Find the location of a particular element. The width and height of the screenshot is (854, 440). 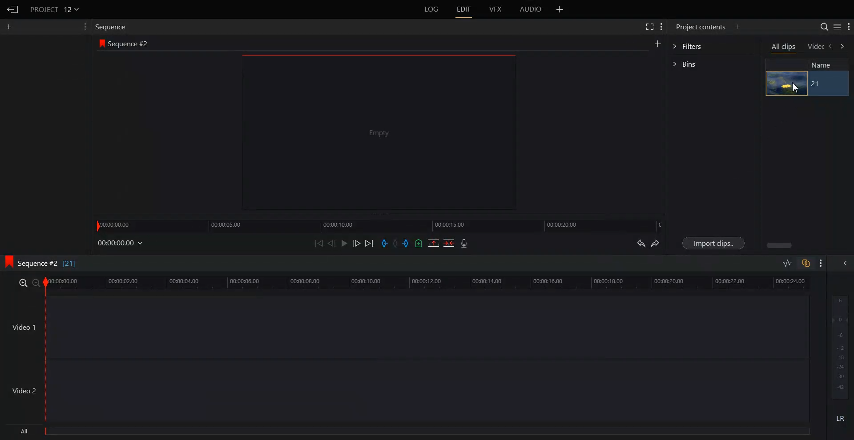

Show Full audio mix is located at coordinates (842, 263).